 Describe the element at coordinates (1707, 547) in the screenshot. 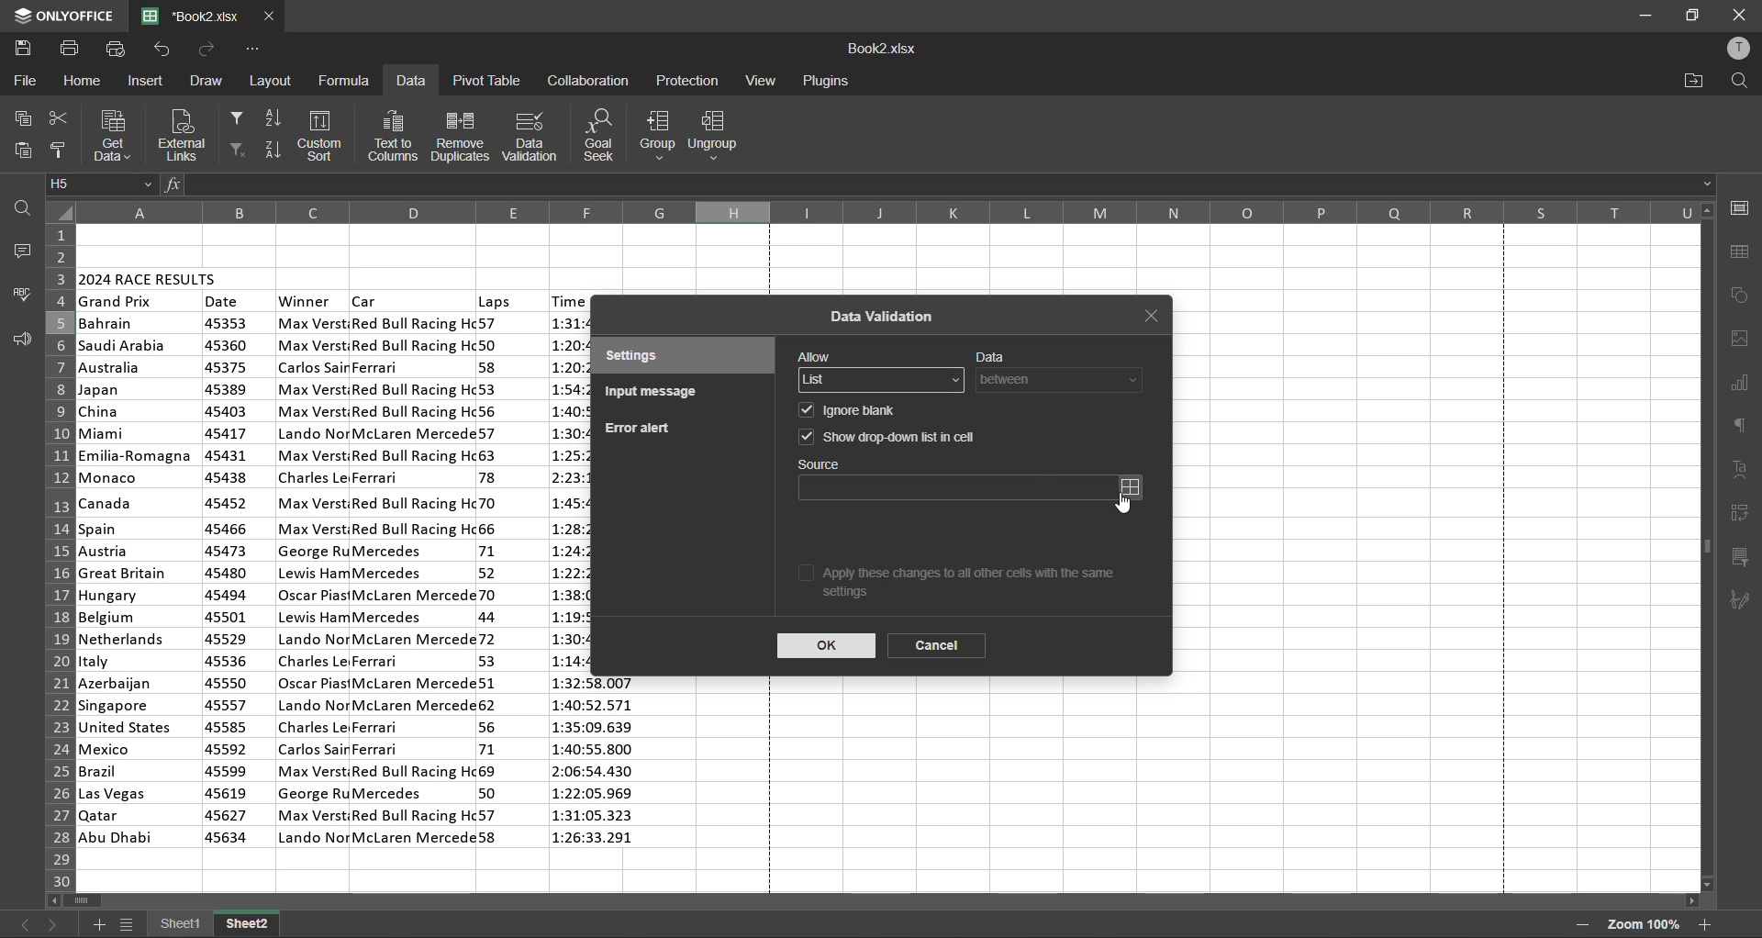

I see `scrollbar` at that location.